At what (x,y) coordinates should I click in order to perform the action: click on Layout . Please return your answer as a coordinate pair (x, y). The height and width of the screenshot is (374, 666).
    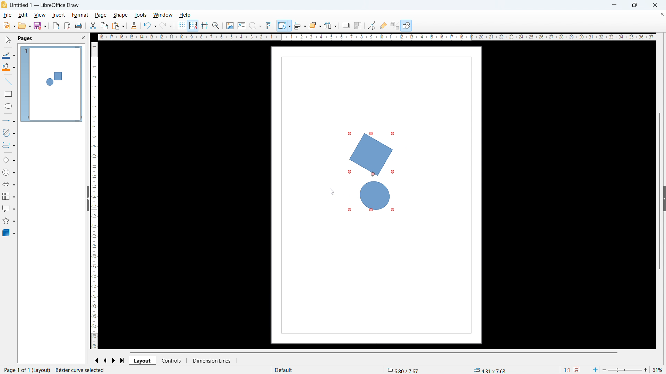
    Looking at the image, I should click on (143, 361).